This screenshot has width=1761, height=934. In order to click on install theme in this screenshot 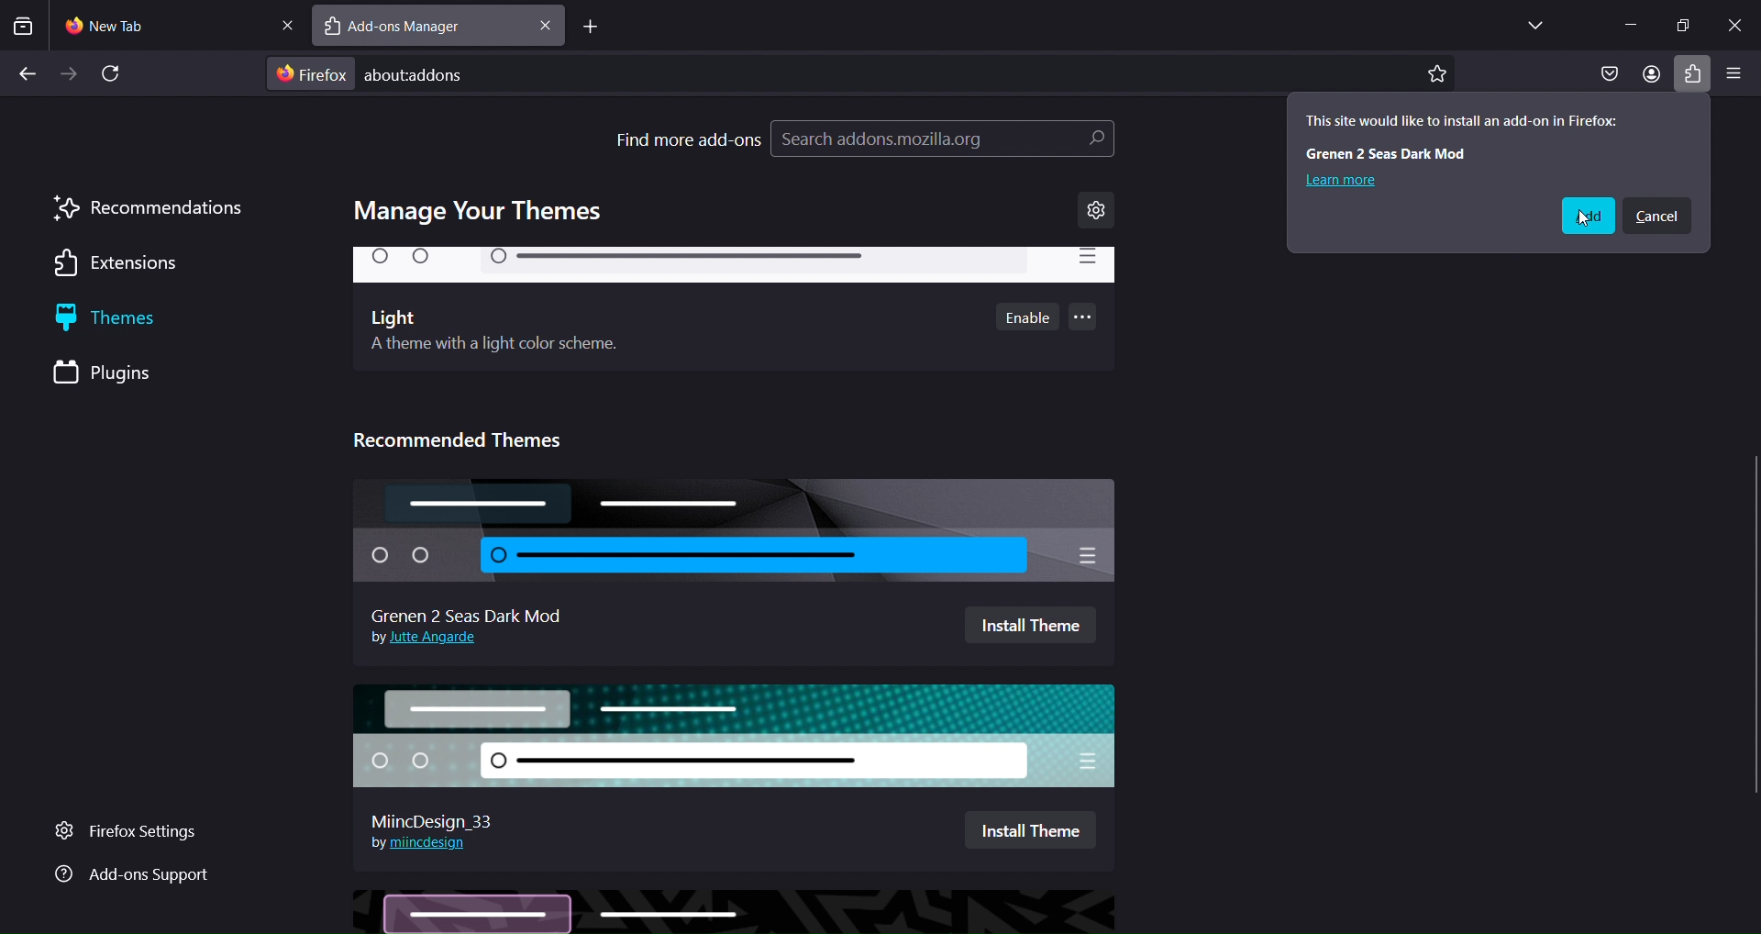, I will do `click(1030, 626)`.